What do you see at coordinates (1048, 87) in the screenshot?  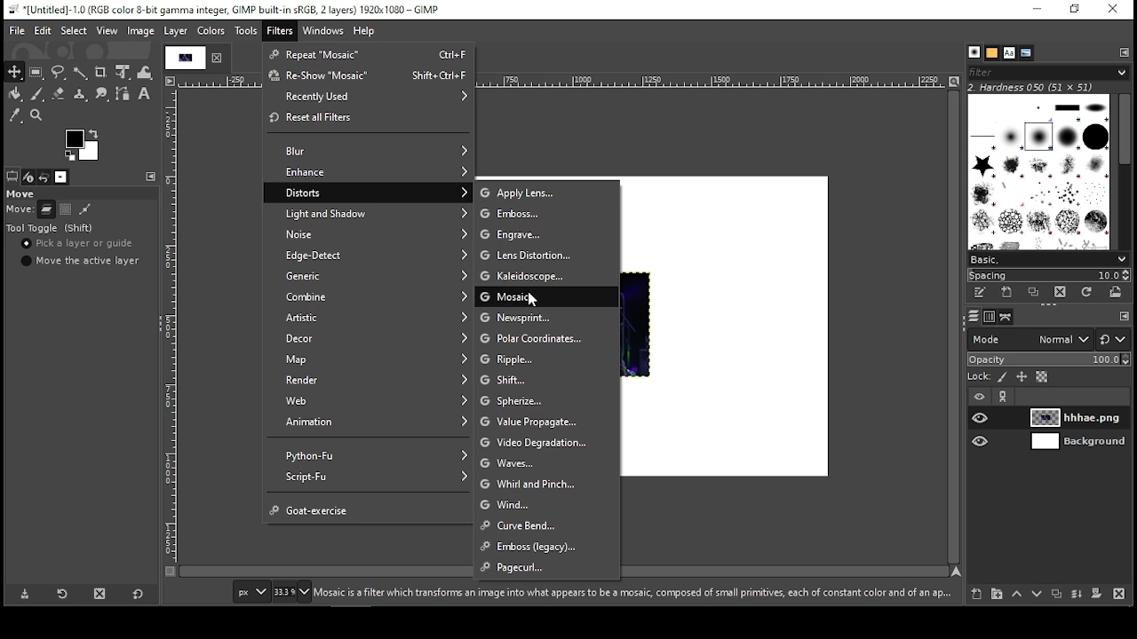 I see `2. hardness 050 (51x51)` at bounding box center [1048, 87].